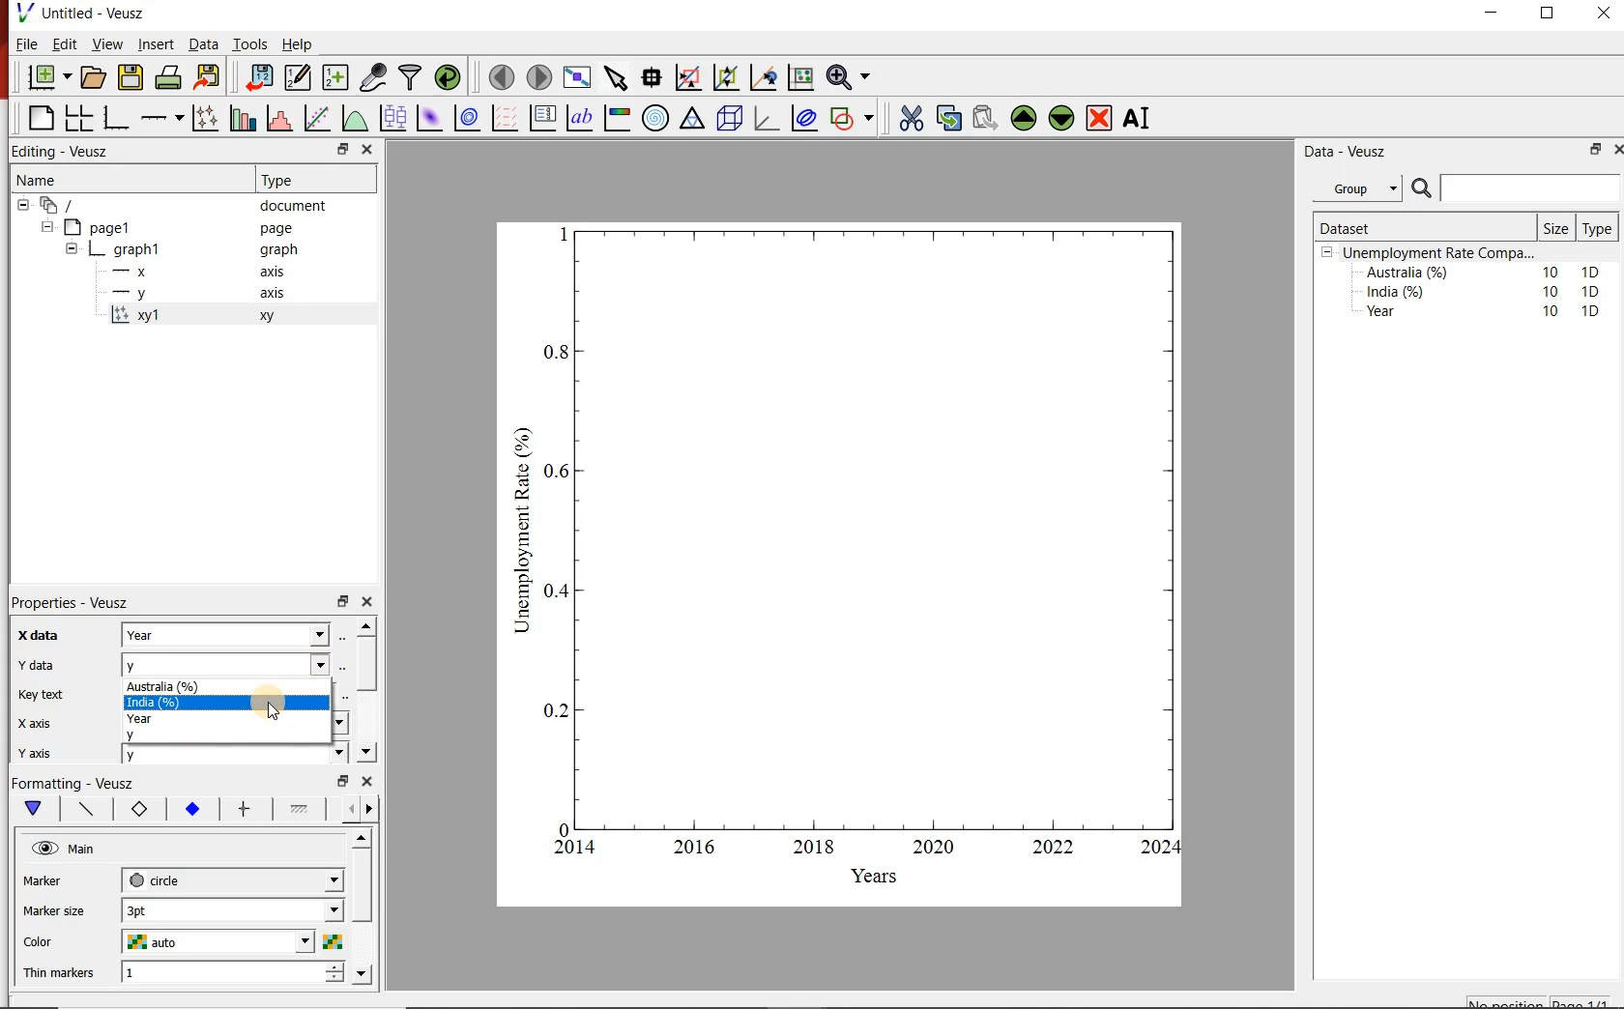 The height and width of the screenshot is (1009, 1624). What do you see at coordinates (79, 12) in the screenshot?
I see `Untitled - Veusz` at bounding box center [79, 12].